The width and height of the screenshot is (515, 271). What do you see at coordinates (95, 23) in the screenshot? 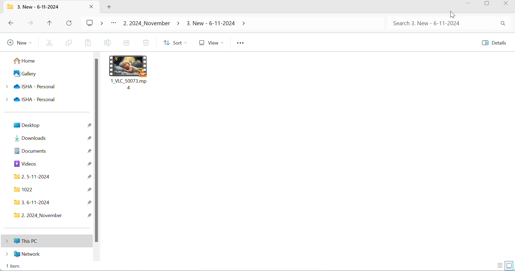
I see `Icon` at bounding box center [95, 23].